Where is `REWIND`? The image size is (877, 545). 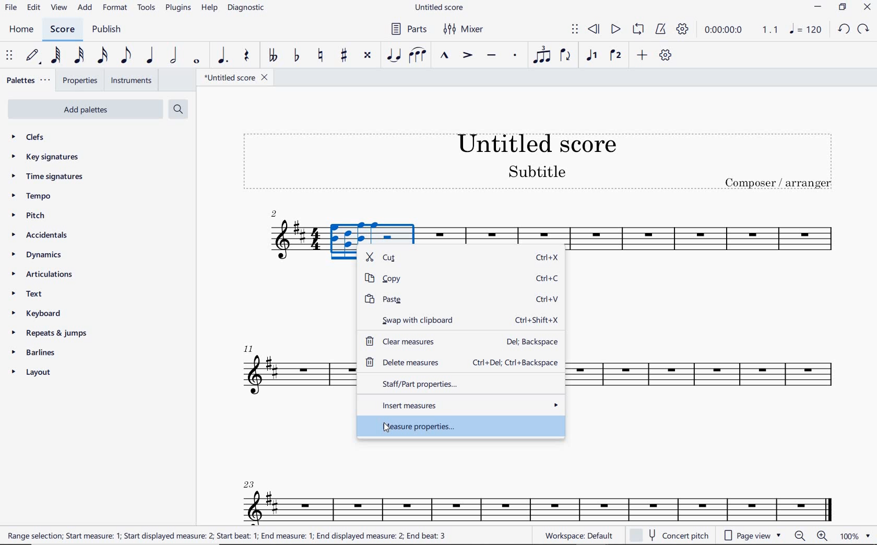
REWIND is located at coordinates (594, 30).